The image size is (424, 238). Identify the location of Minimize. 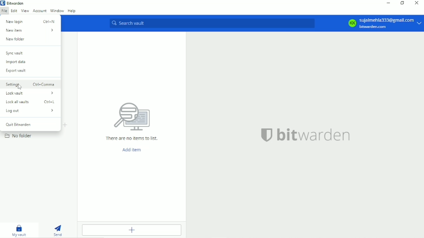
(388, 3).